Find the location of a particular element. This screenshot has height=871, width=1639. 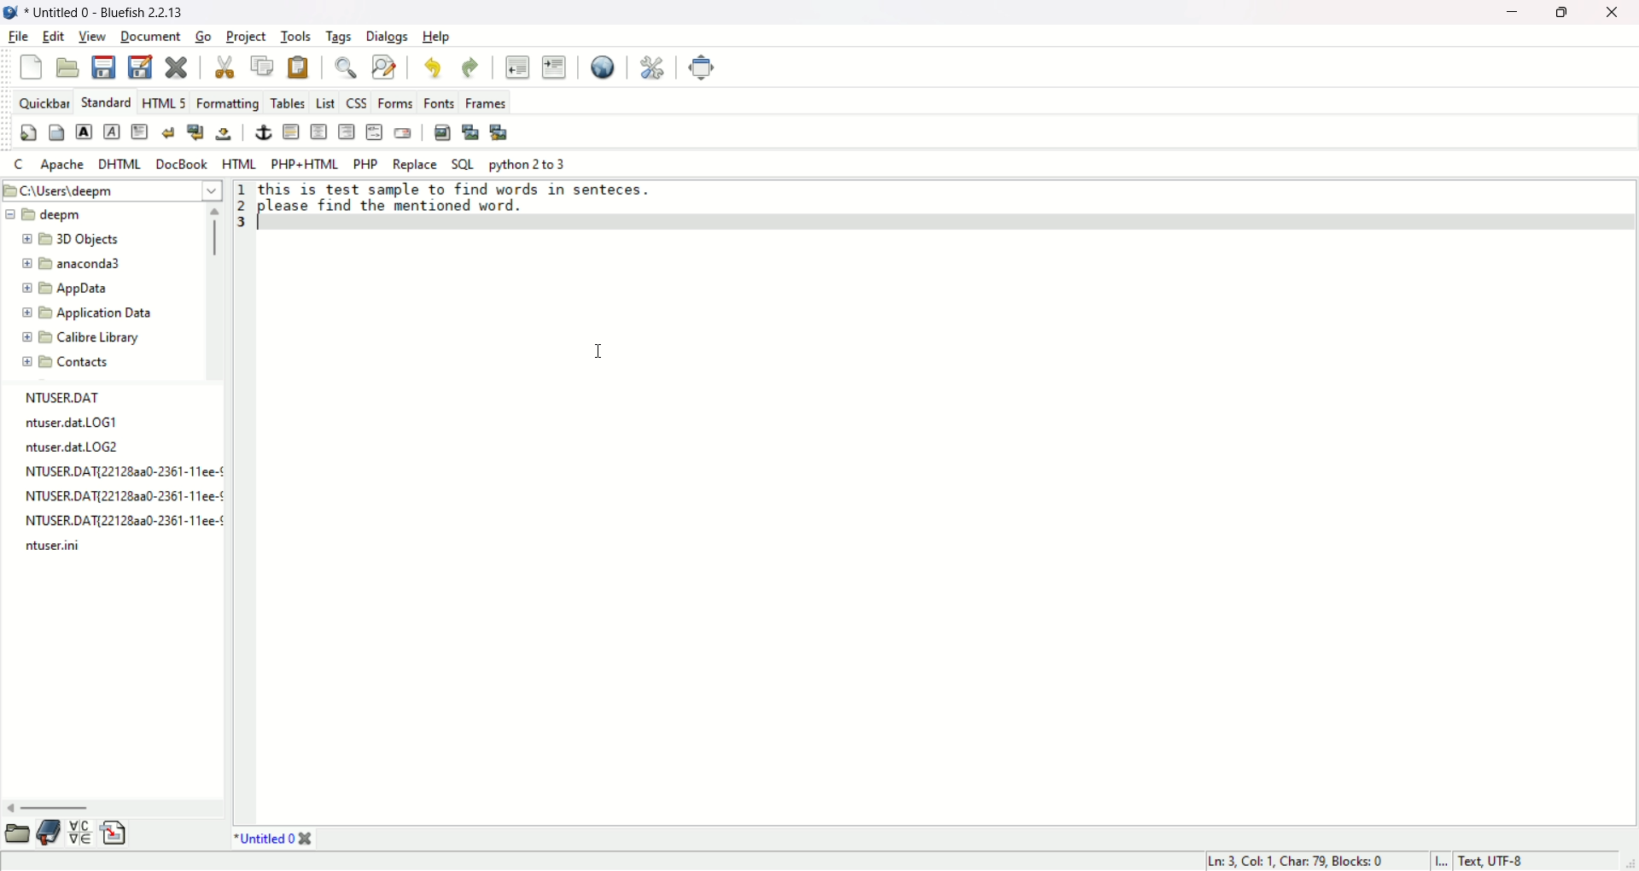

body is located at coordinates (57, 133).